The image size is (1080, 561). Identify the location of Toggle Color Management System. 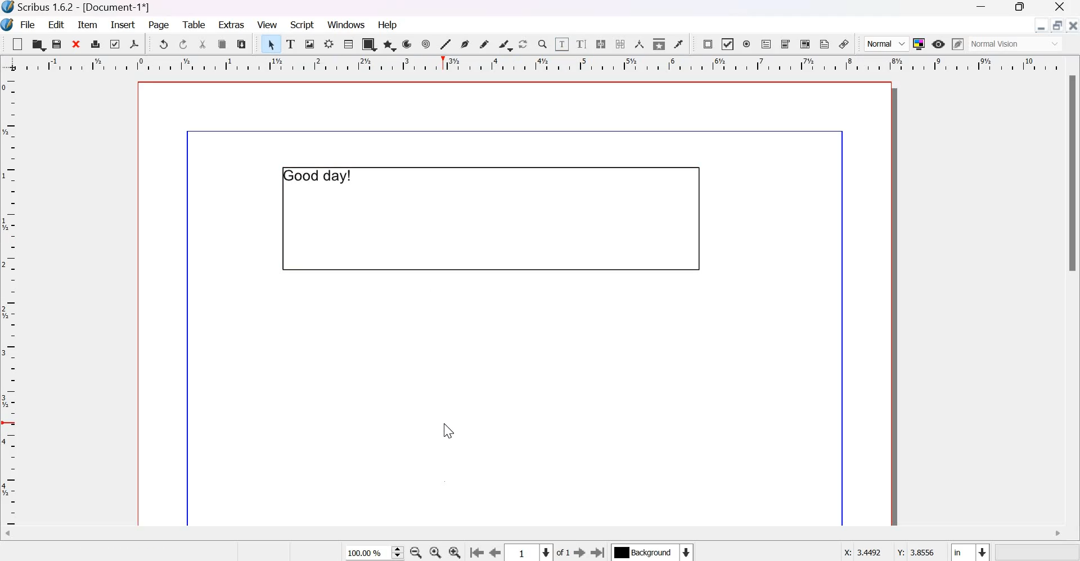
(919, 43).